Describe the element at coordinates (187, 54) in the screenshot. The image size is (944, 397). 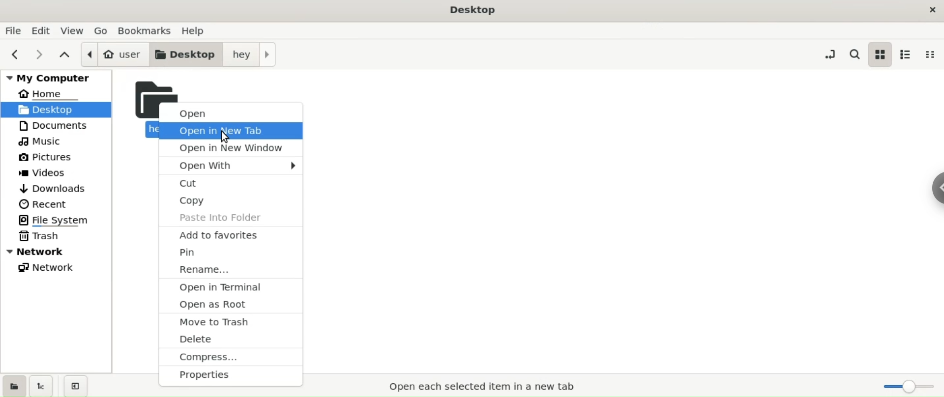
I see `desktop` at that location.